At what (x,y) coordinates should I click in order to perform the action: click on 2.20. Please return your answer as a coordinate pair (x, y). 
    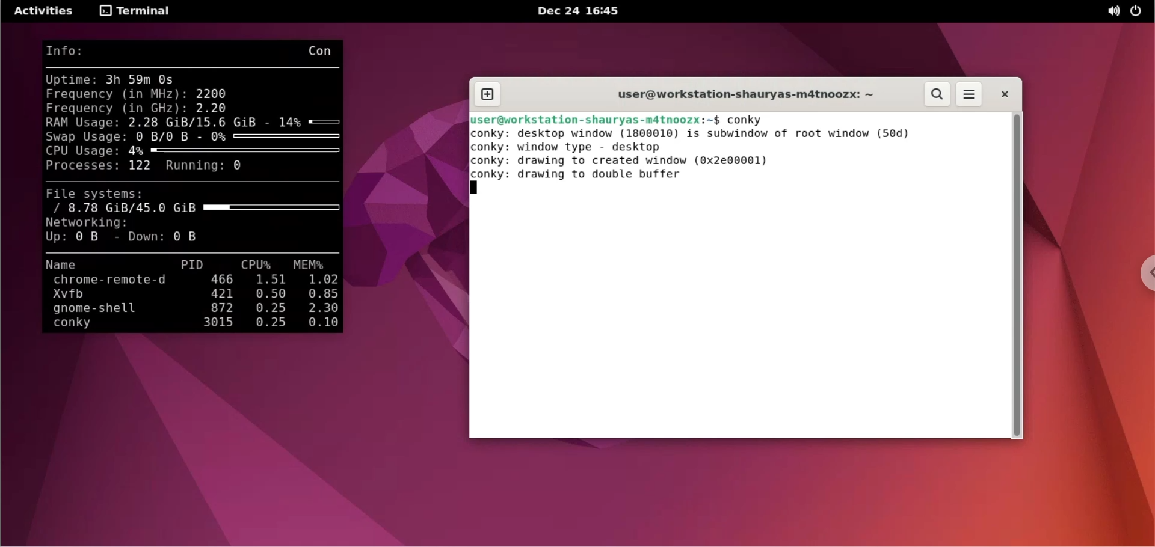
    Looking at the image, I should click on (212, 108).